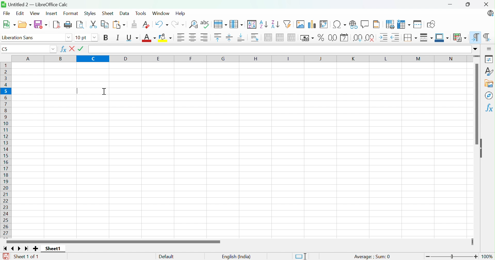  What do you see at coordinates (6, 14) in the screenshot?
I see `File` at bounding box center [6, 14].